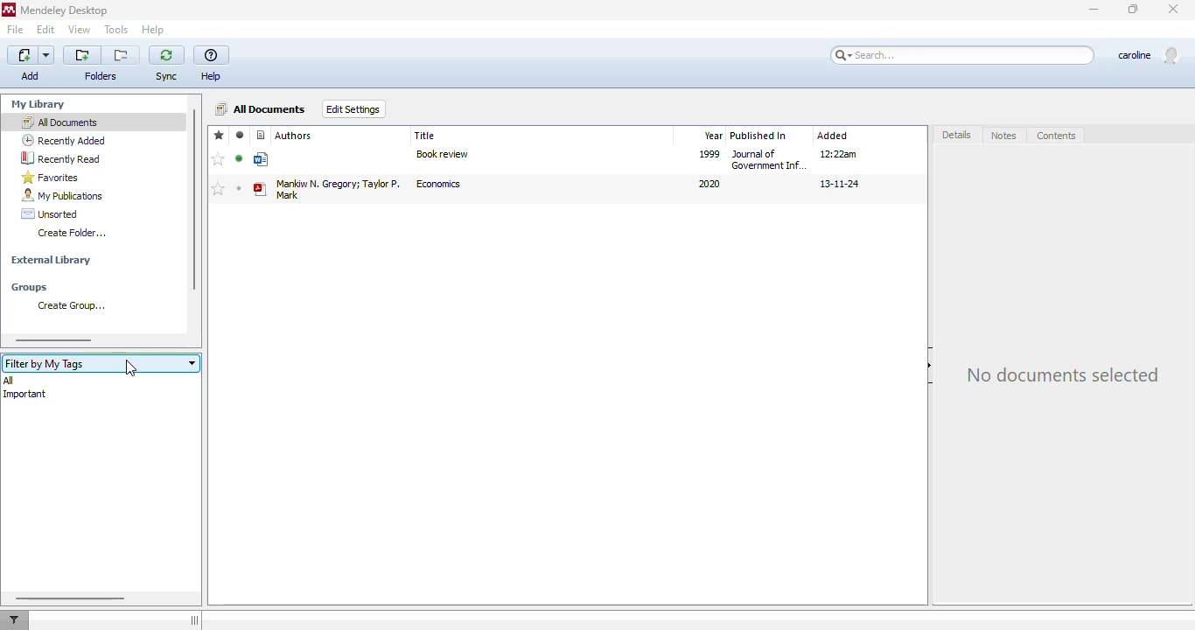  I want to click on mendeley desktop, so click(66, 10).